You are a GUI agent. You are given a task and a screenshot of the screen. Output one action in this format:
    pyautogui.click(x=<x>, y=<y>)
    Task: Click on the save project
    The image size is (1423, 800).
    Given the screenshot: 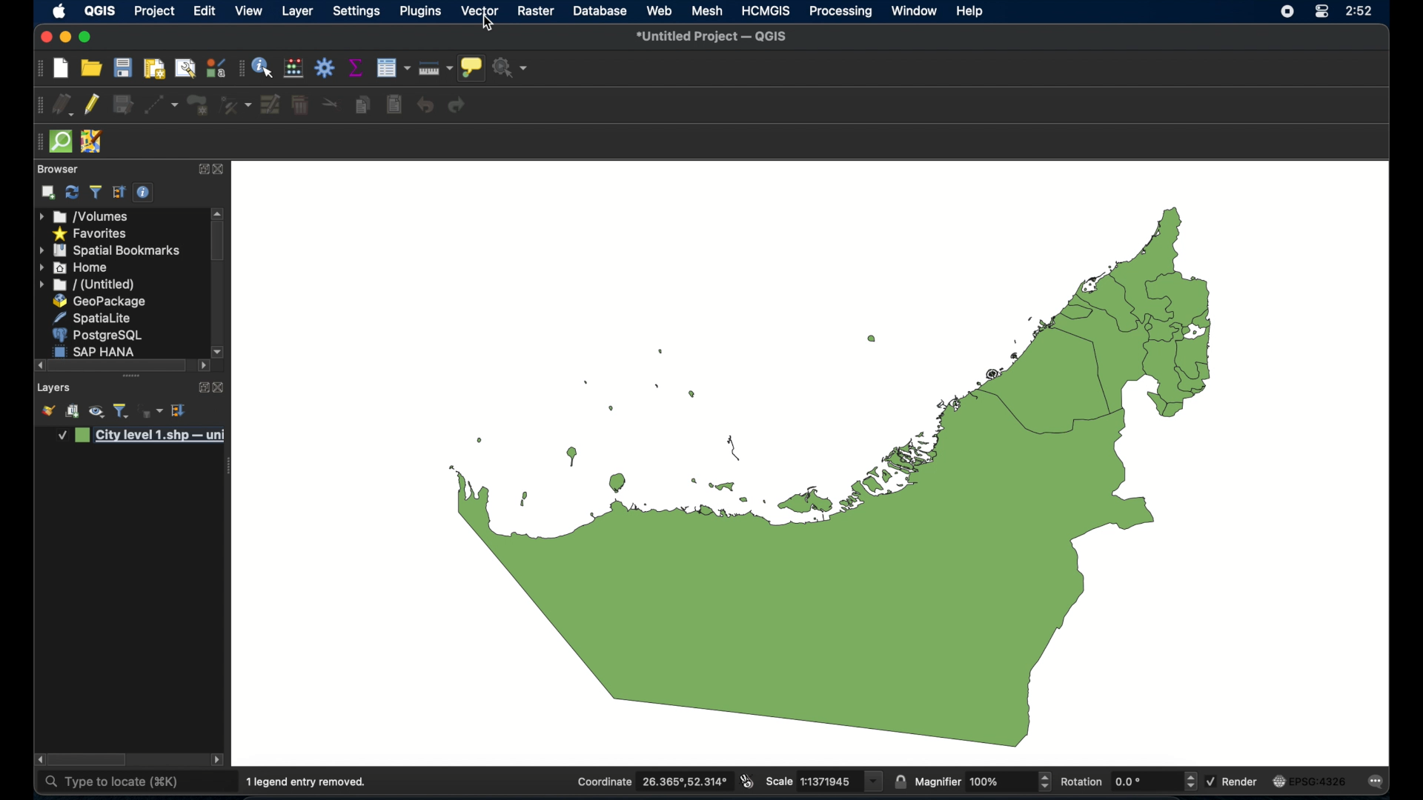 What is the action you would take?
    pyautogui.click(x=124, y=68)
    